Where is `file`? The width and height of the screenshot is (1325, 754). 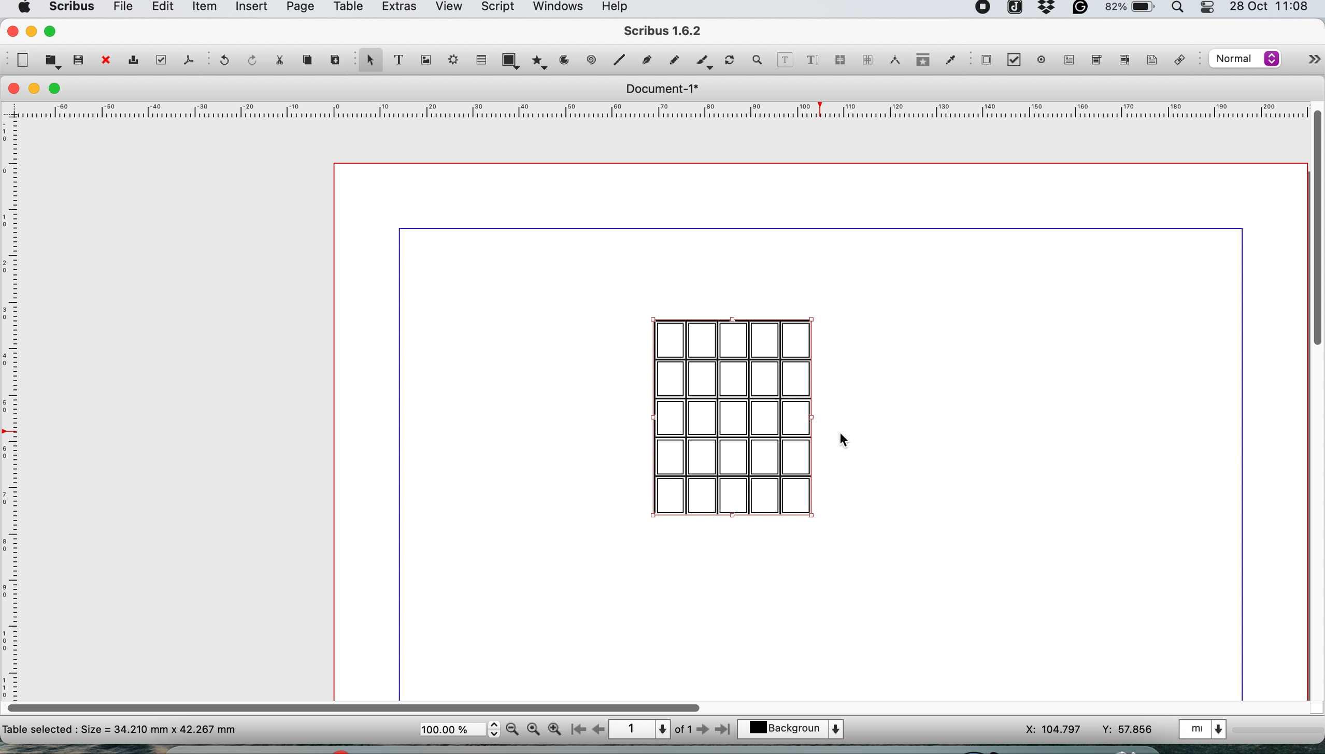 file is located at coordinates (121, 9).